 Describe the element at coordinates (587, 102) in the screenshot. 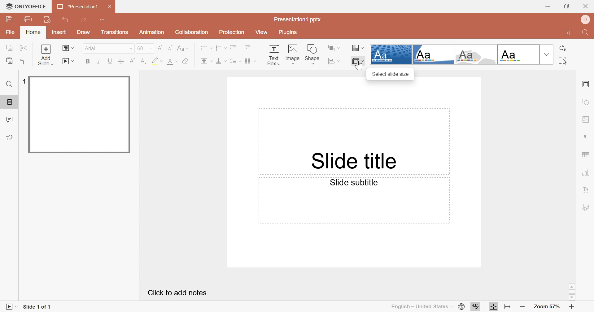

I see `Shape settings` at that location.